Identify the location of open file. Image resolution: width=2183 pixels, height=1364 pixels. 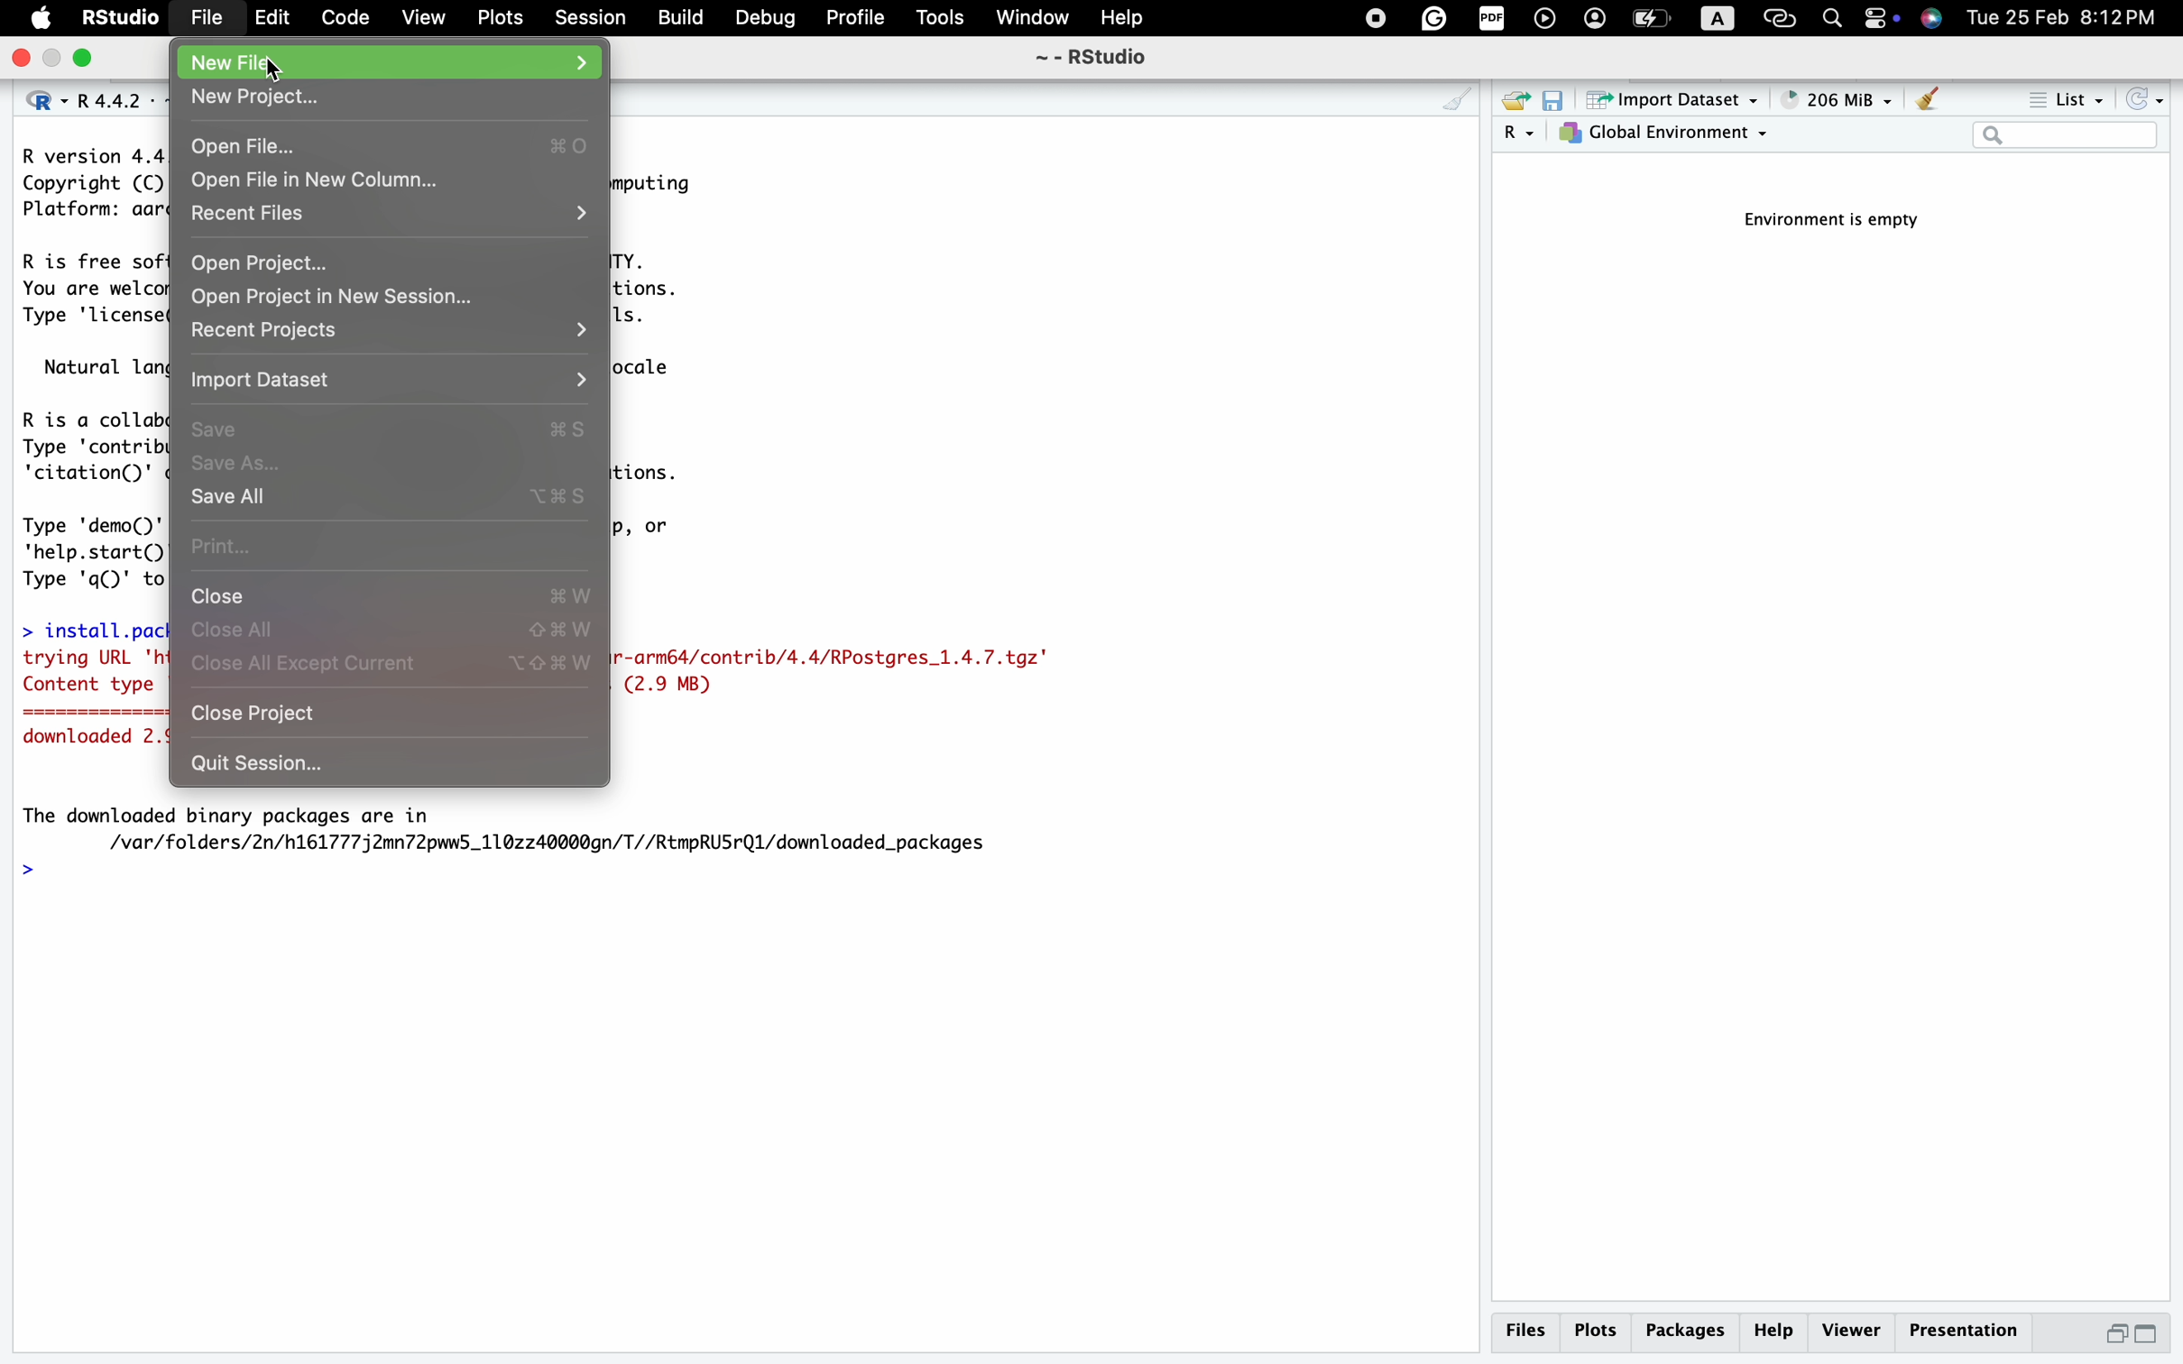
(388, 146).